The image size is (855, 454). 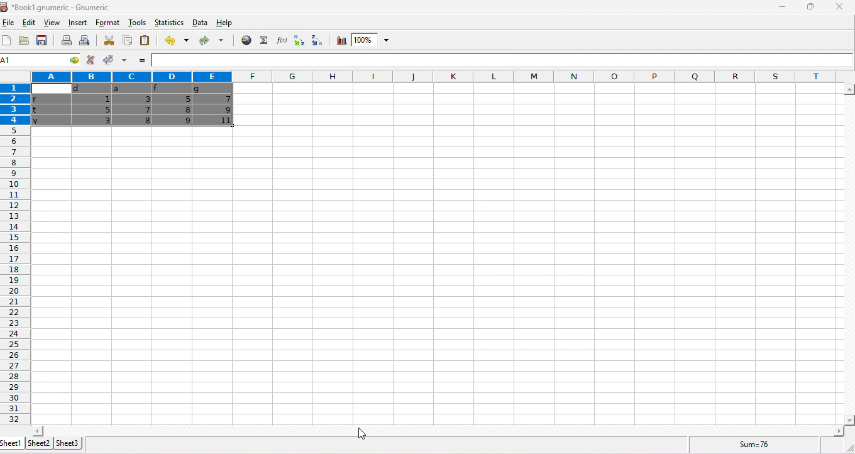 I want to click on chart, so click(x=340, y=41).